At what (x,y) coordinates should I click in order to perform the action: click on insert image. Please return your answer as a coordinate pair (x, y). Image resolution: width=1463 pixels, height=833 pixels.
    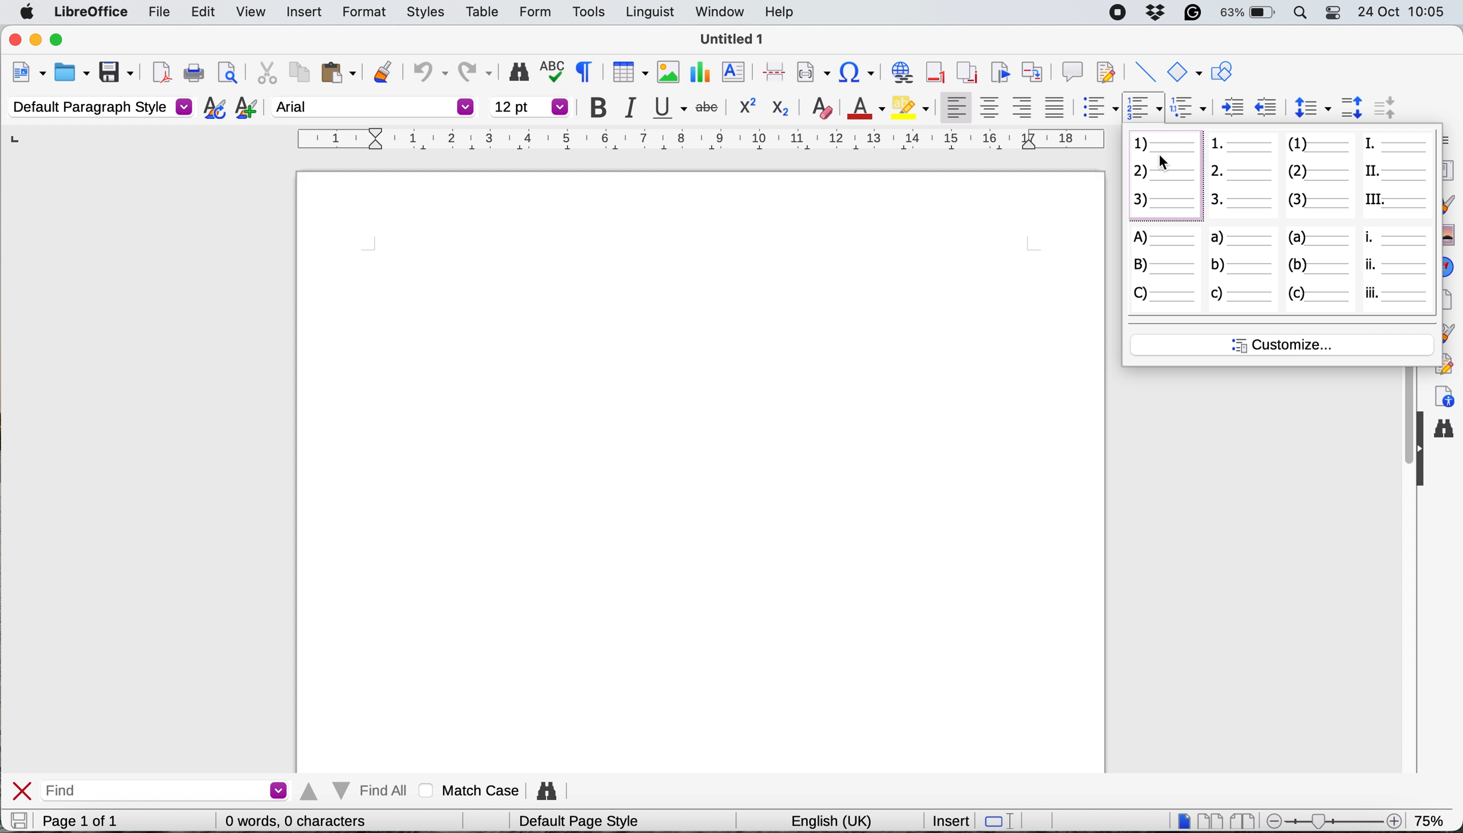
    Looking at the image, I should click on (666, 71).